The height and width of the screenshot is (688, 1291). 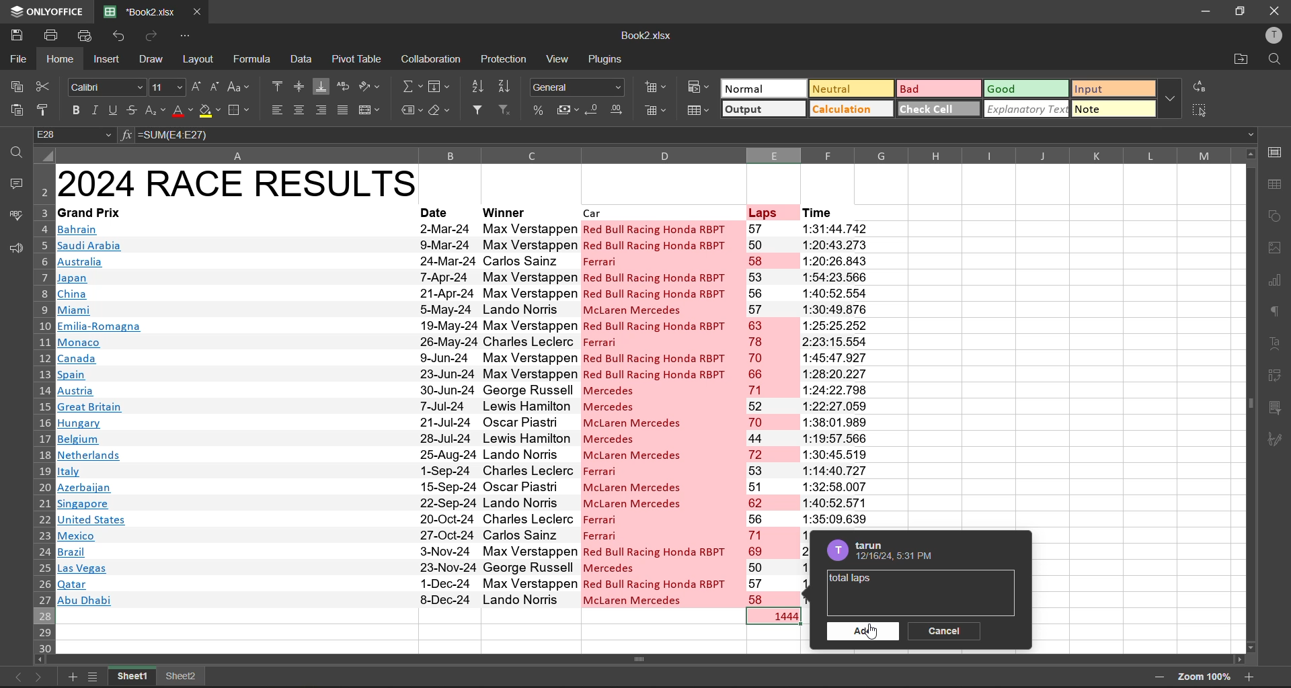 What do you see at coordinates (503, 109) in the screenshot?
I see `clear filter` at bounding box center [503, 109].